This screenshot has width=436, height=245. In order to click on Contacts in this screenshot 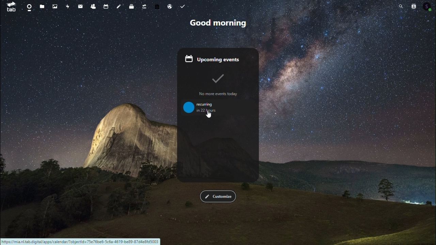, I will do `click(412, 6)`.